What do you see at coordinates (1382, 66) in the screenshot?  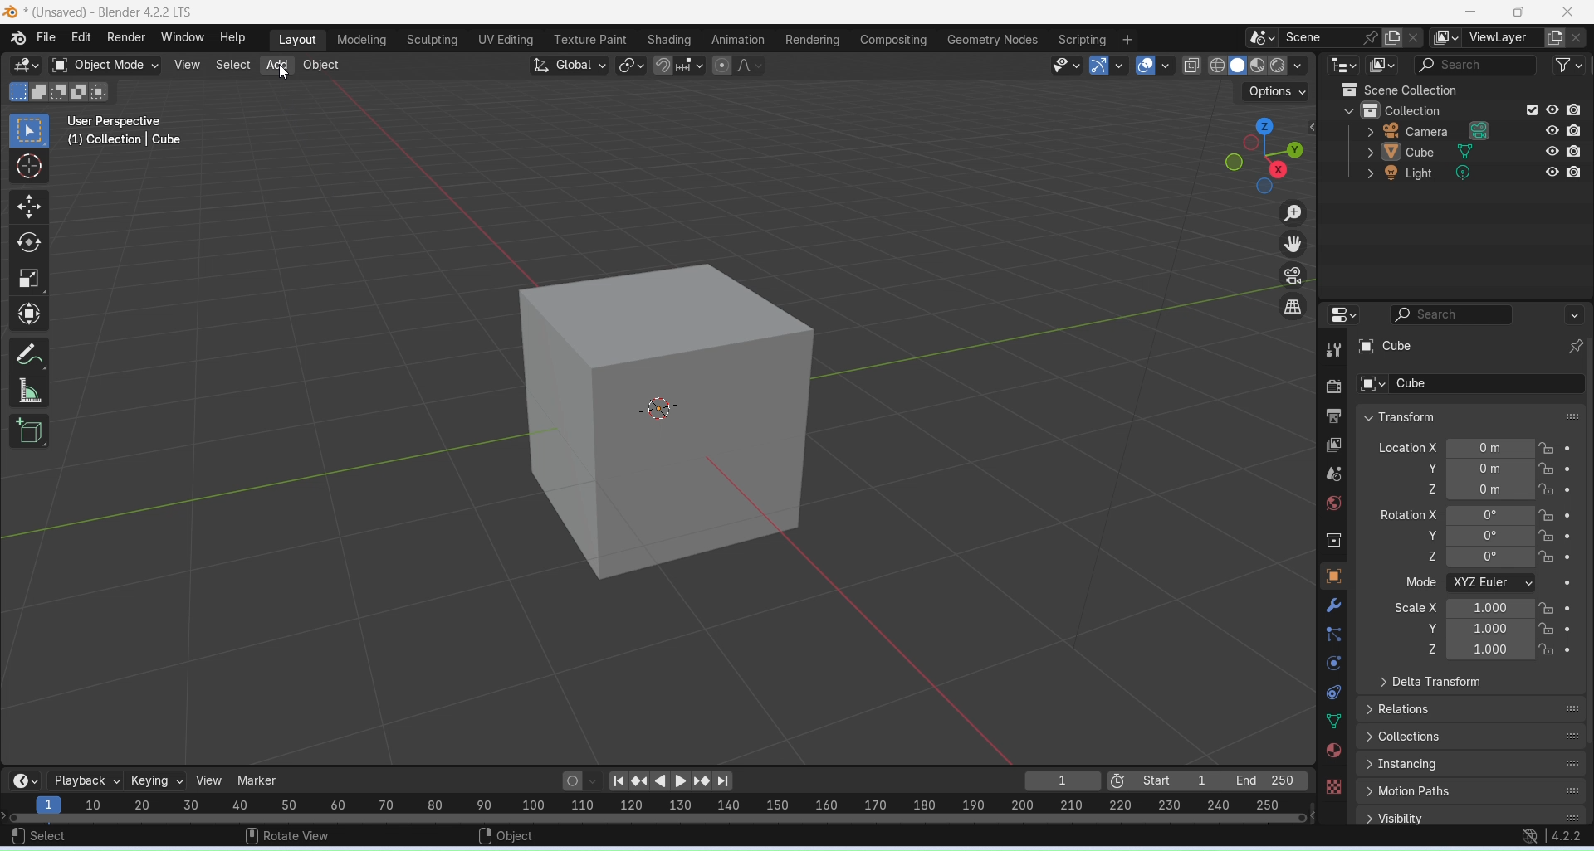 I see `Display mode` at bounding box center [1382, 66].